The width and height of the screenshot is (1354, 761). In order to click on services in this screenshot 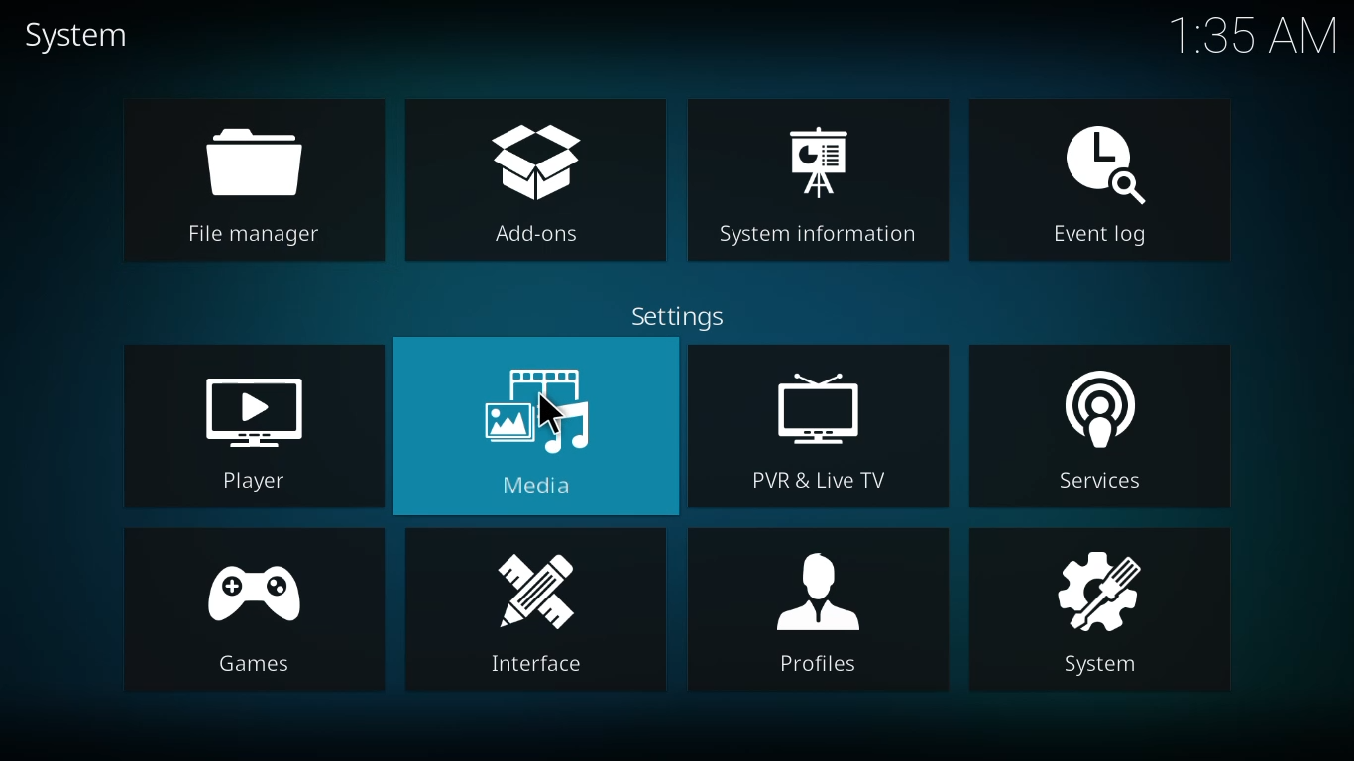, I will do `click(1104, 433)`.